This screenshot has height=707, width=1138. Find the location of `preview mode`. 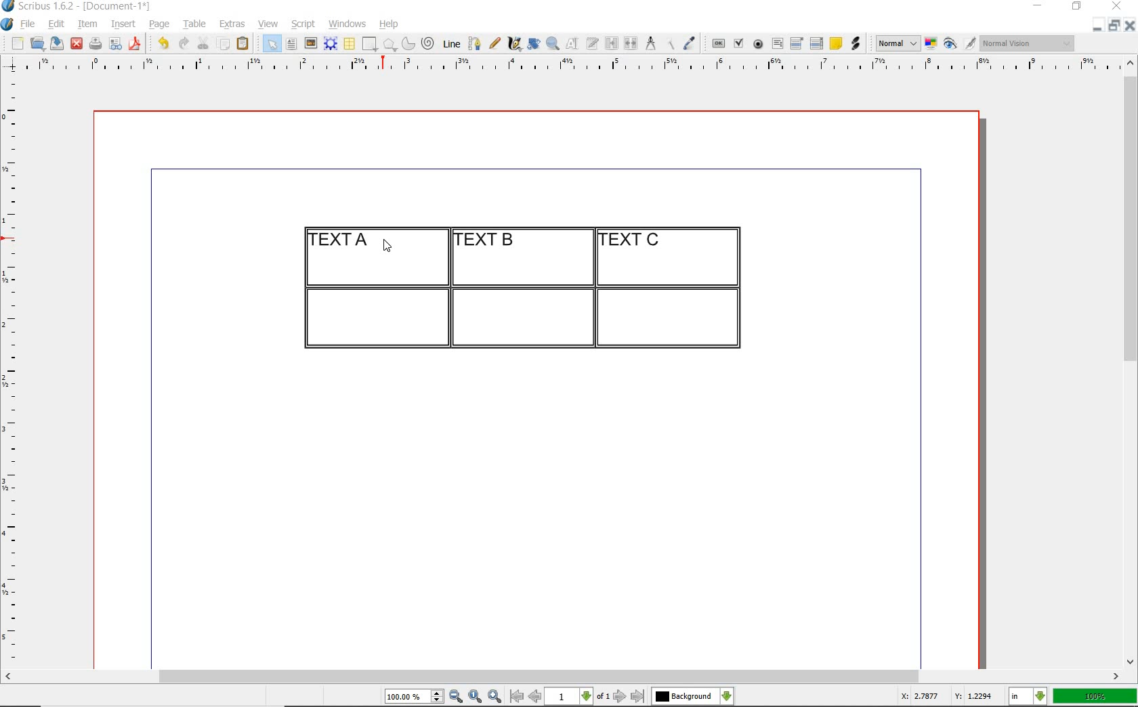

preview mode is located at coordinates (960, 44).